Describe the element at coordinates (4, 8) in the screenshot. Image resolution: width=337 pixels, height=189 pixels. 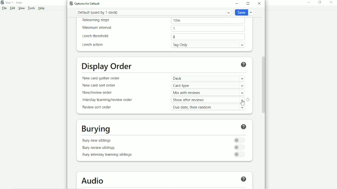
I see `File` at that location.